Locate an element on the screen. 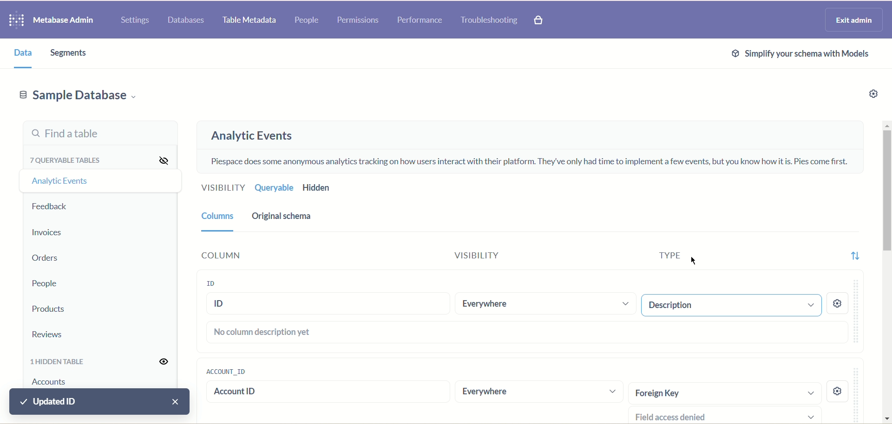  settings is located at coordinates (866, 96).